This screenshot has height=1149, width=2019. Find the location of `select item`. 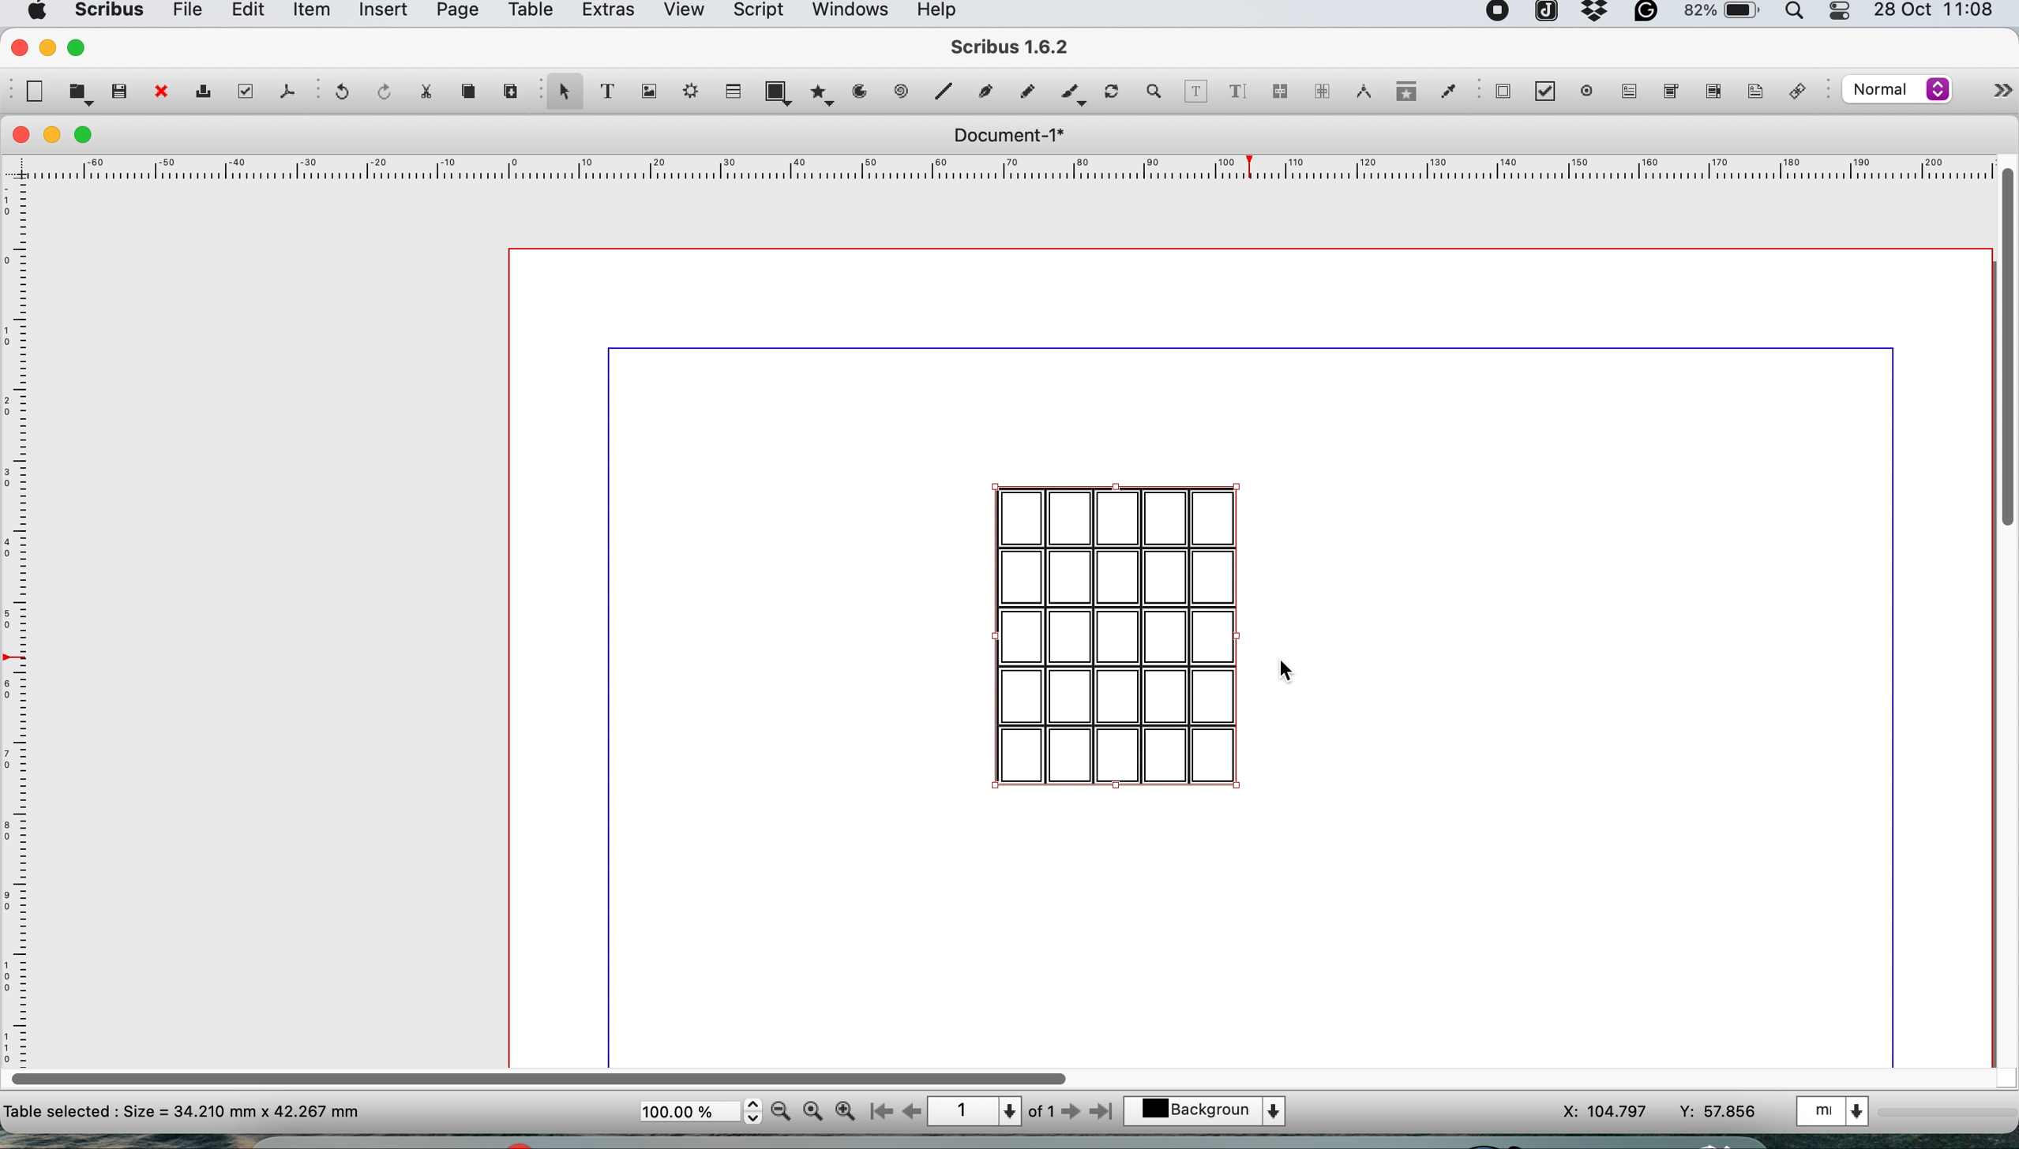

select item is located at coordinates (562, 93).